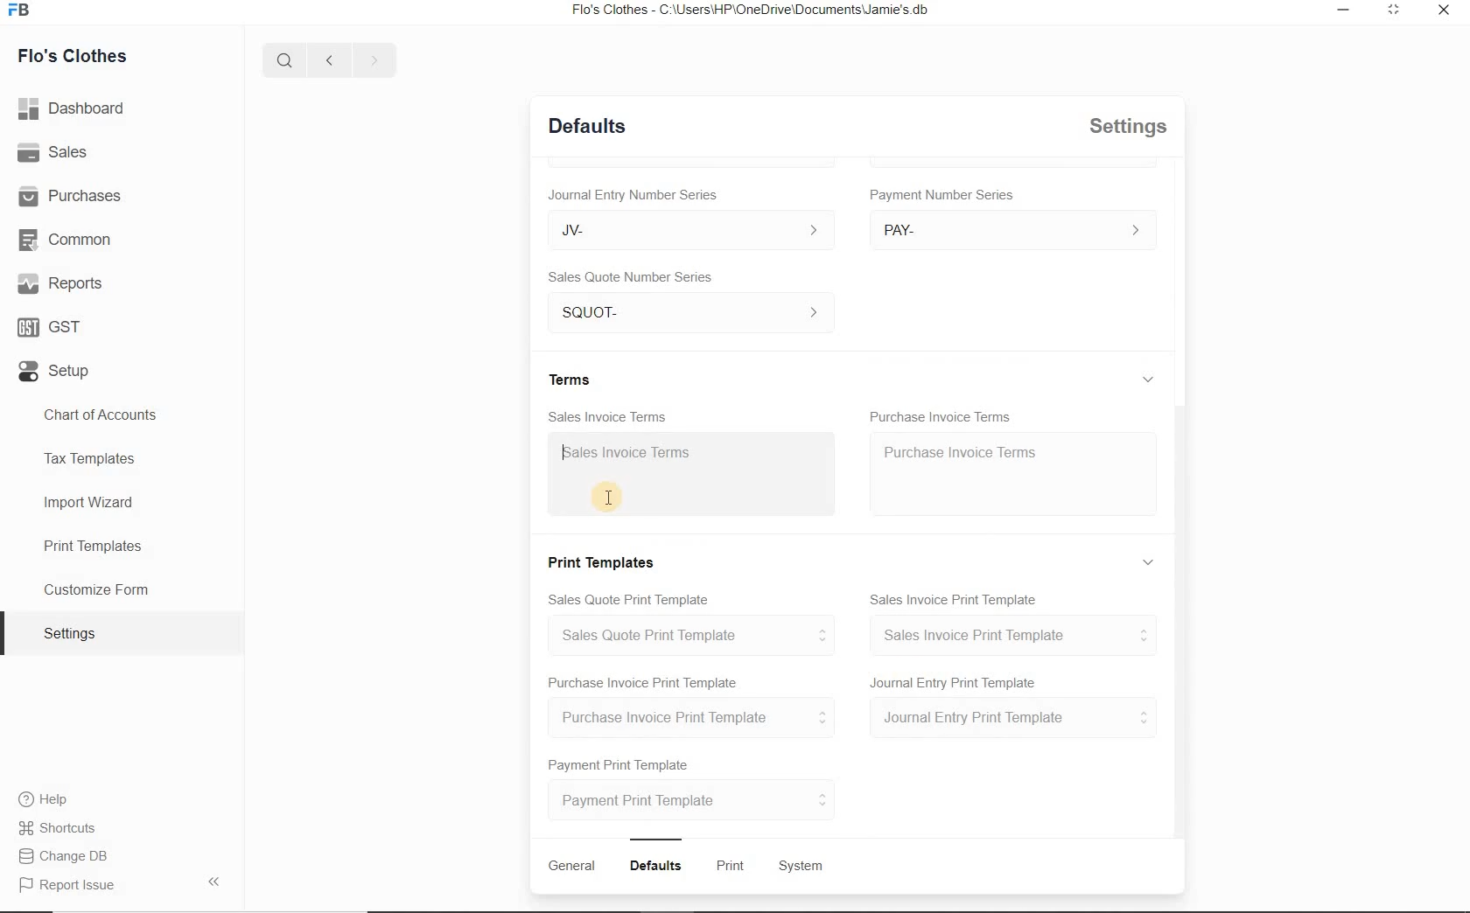 The image size is (1470, 913). What do you see at coordinates (121, 462) in the screenshot?
I see `Tax Templates` at bounding box center [121, 462].